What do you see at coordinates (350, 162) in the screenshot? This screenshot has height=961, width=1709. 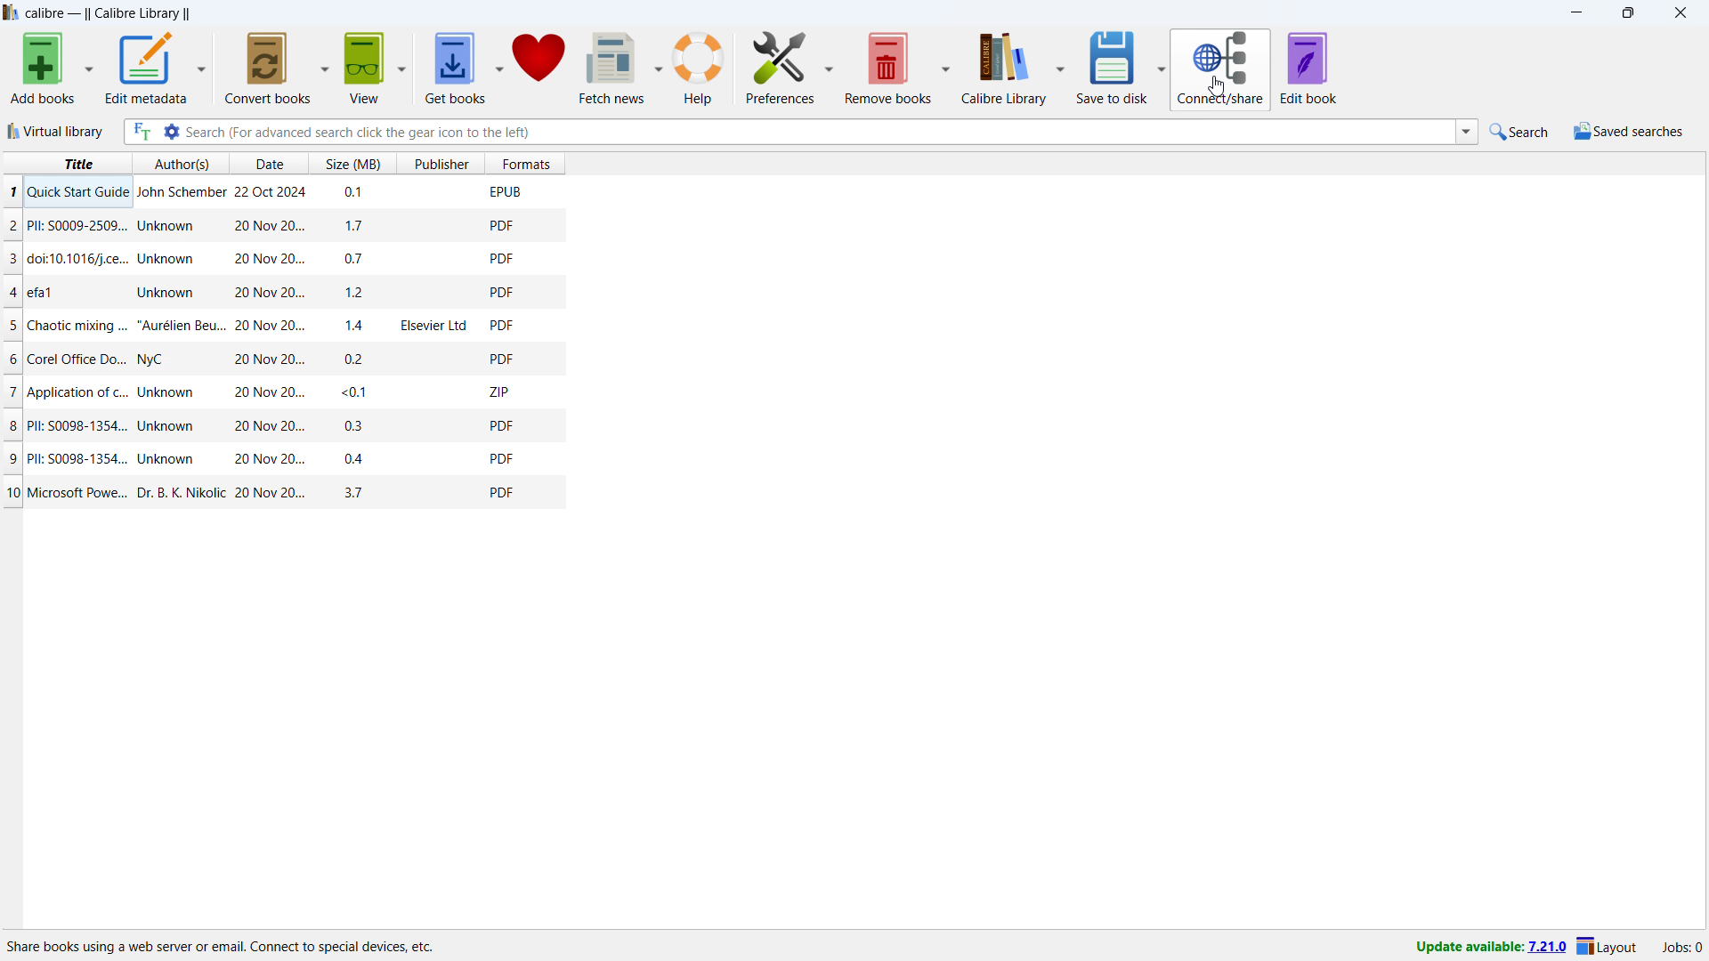 I see `sort by size` at bounding box center [350, 162].